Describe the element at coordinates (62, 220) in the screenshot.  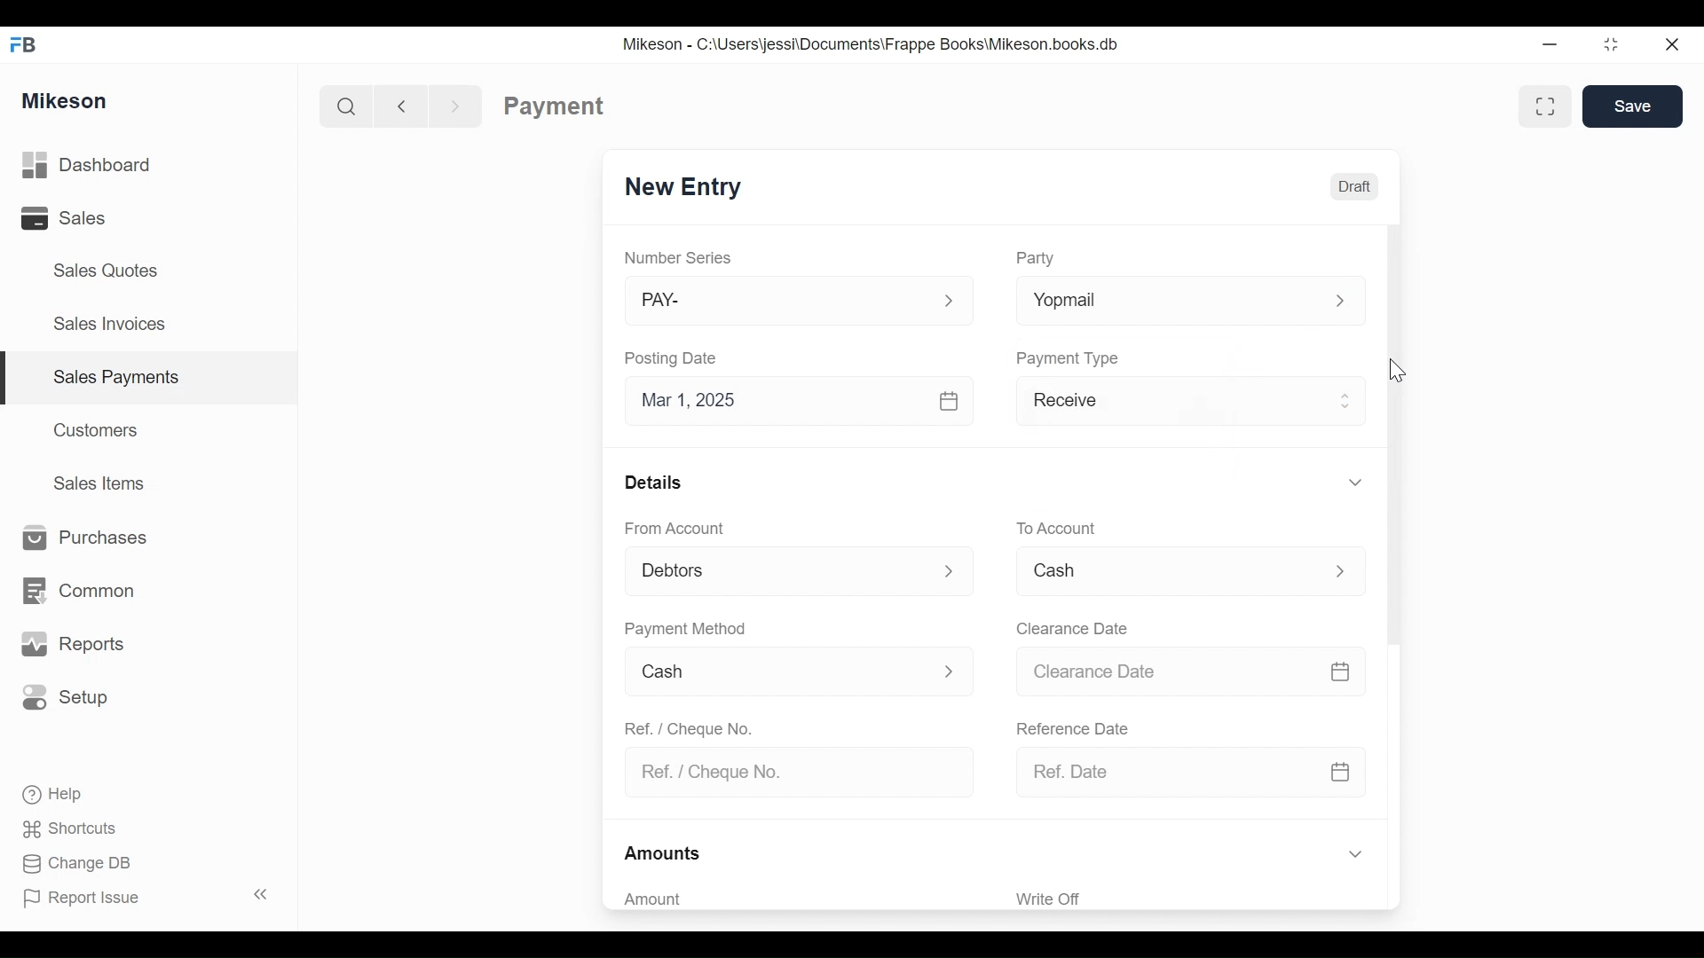
I see `Sales` at that location.